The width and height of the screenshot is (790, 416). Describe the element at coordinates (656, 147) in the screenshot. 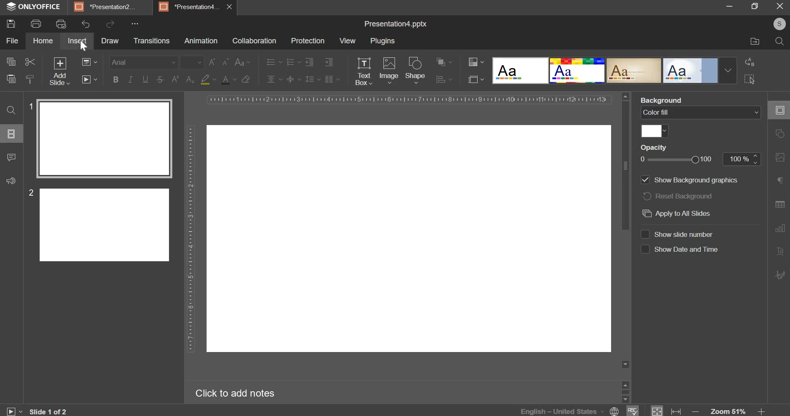

I see `Opacity` at that location.